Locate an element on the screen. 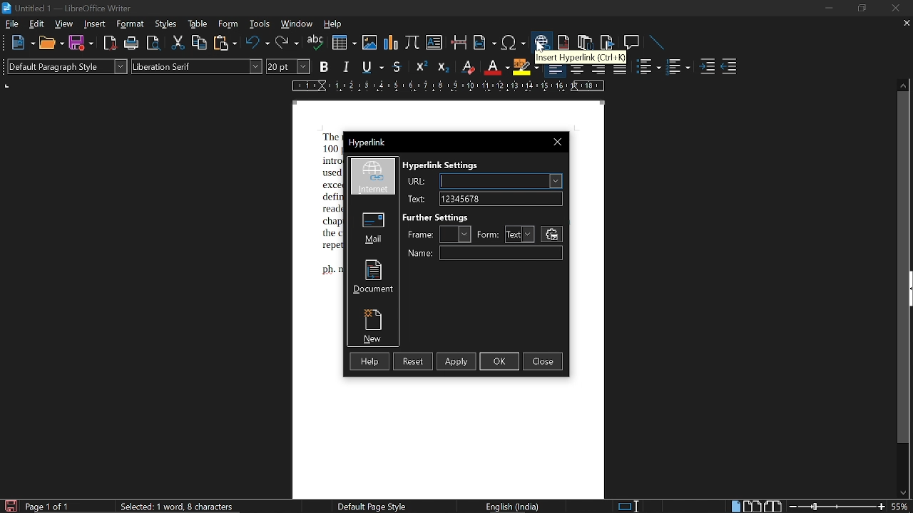  insert formula is located at coordinates (412, 42).